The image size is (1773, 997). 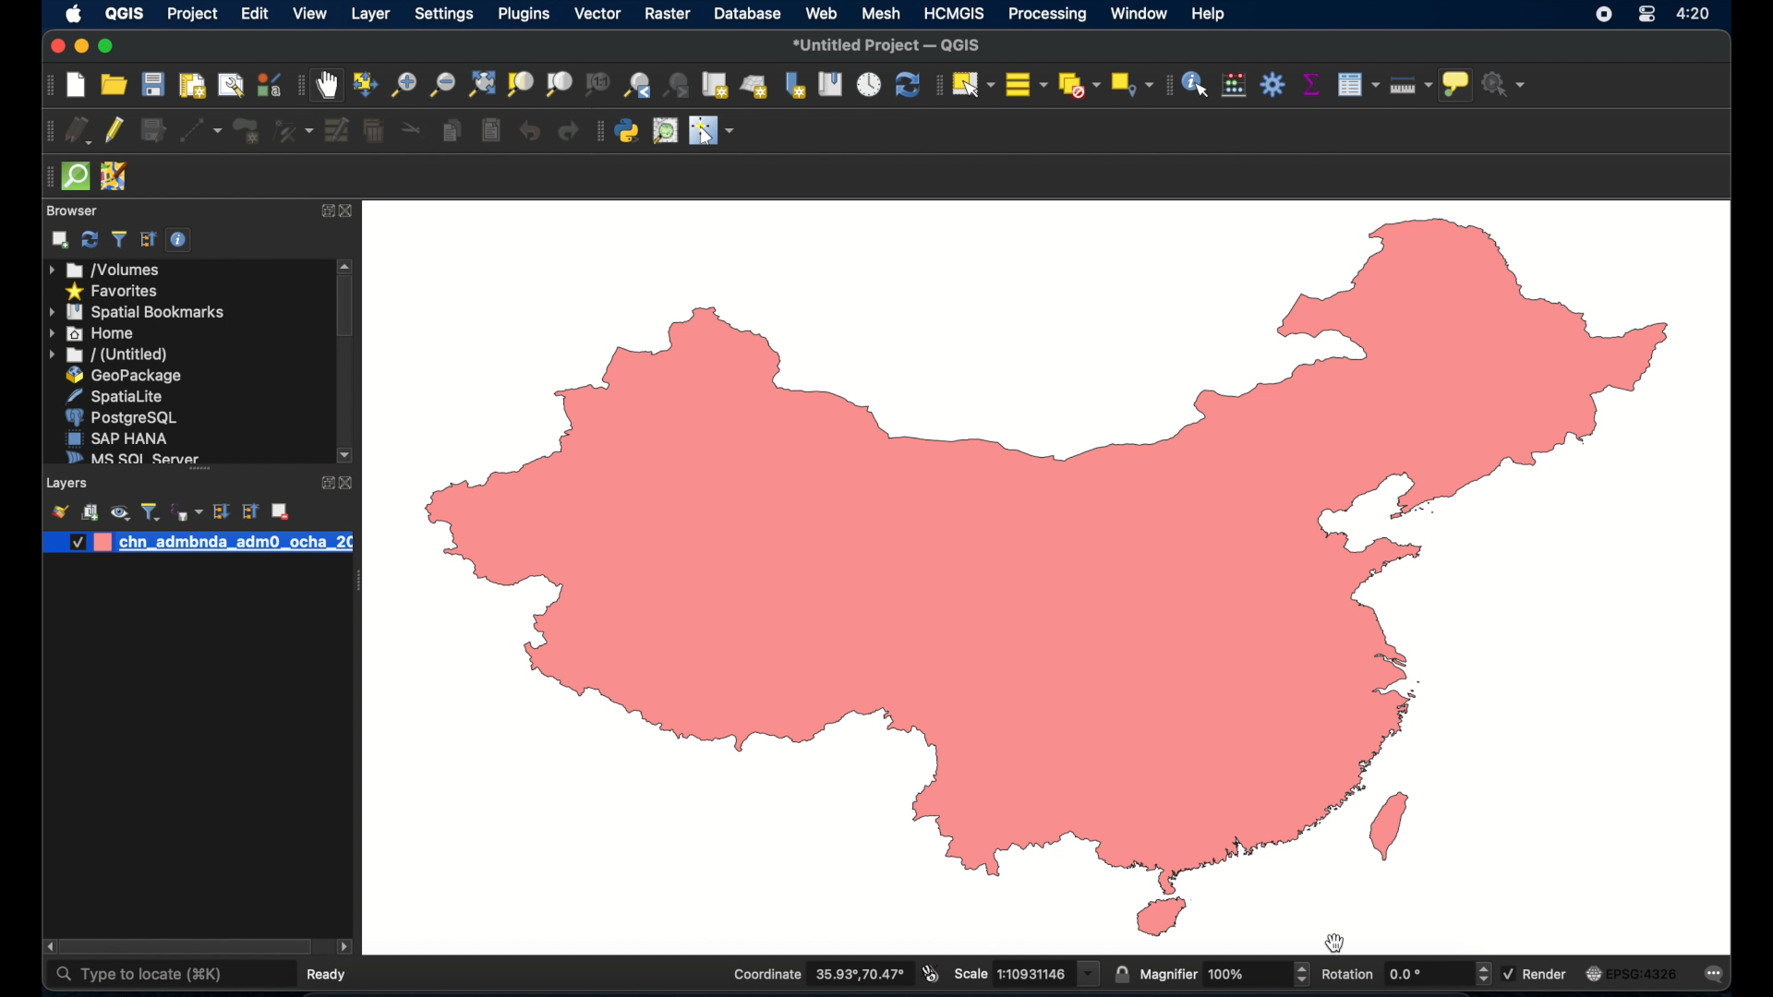 I want to click on scroll right, so click(x=46, y=947).